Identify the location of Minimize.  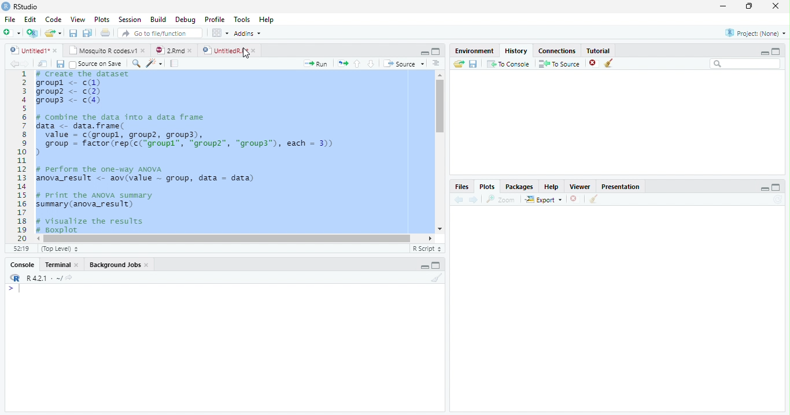
(423, 52).